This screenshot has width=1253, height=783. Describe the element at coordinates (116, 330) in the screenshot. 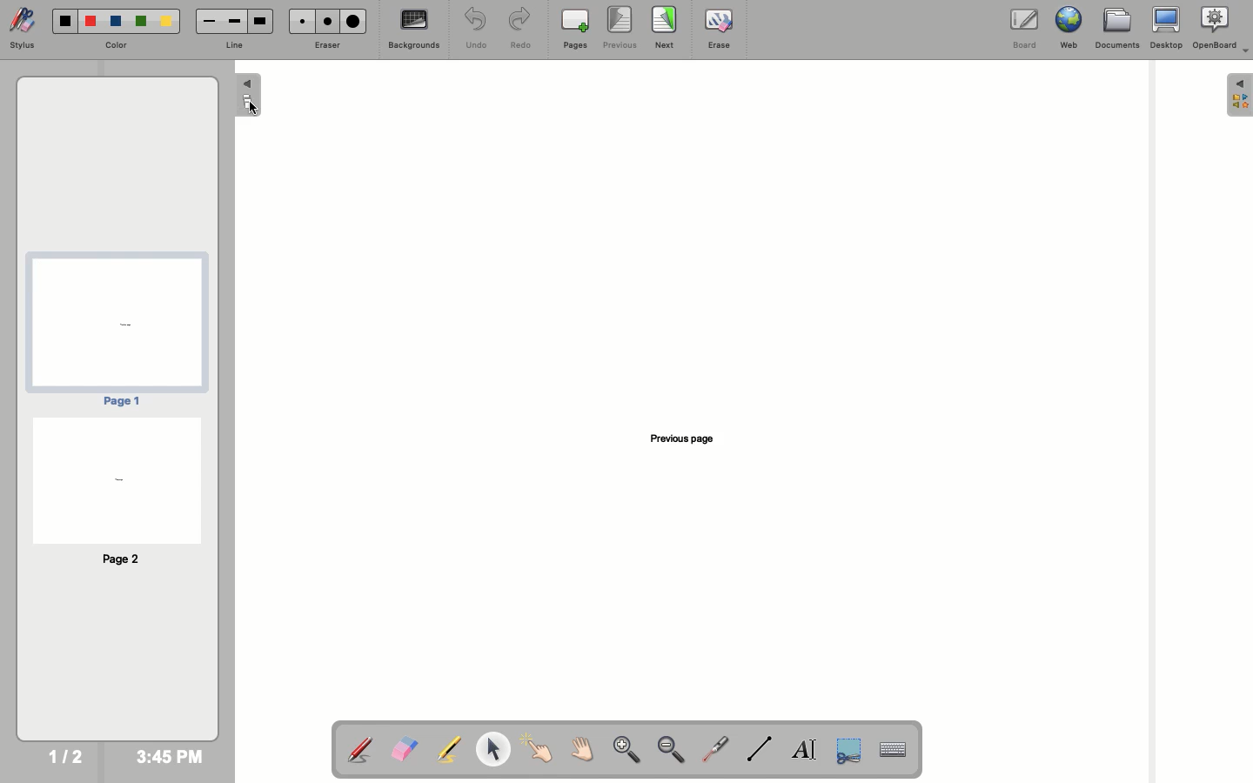

I see `Page 1` at that location.